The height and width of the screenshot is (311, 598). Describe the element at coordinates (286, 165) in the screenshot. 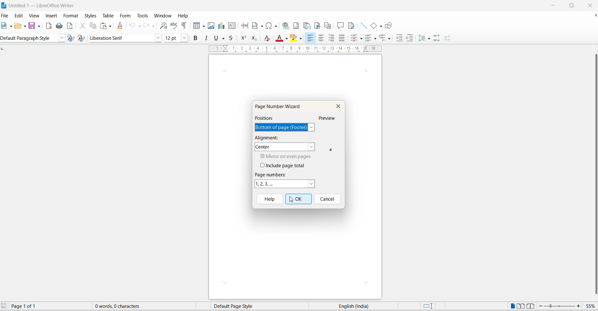

I see `include page total checkbox` at that location.